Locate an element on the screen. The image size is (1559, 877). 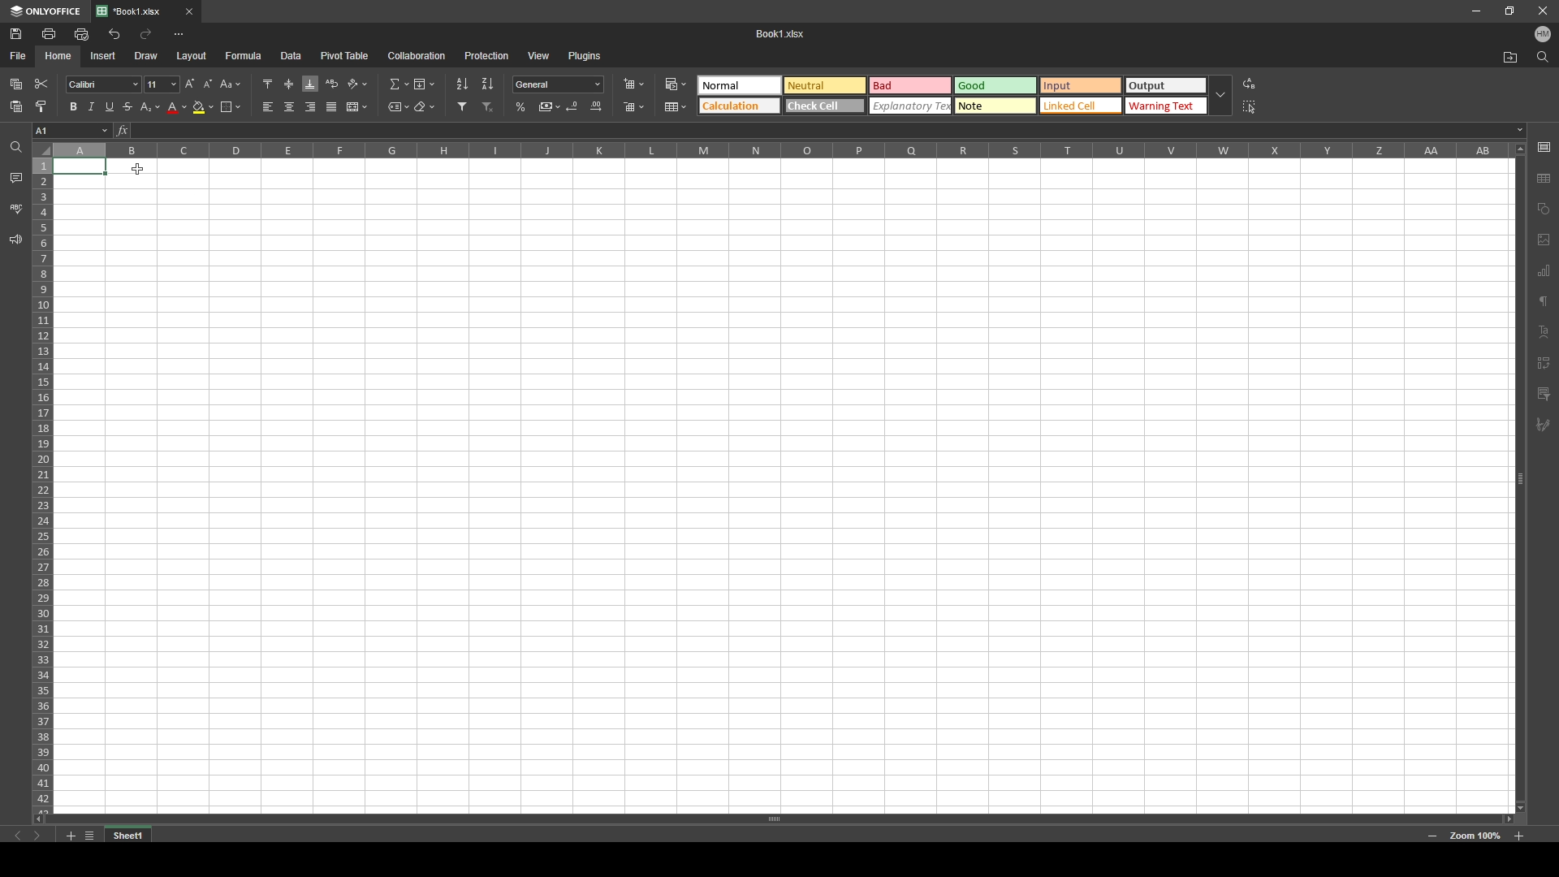
tab is located at coordinates (135, 834).